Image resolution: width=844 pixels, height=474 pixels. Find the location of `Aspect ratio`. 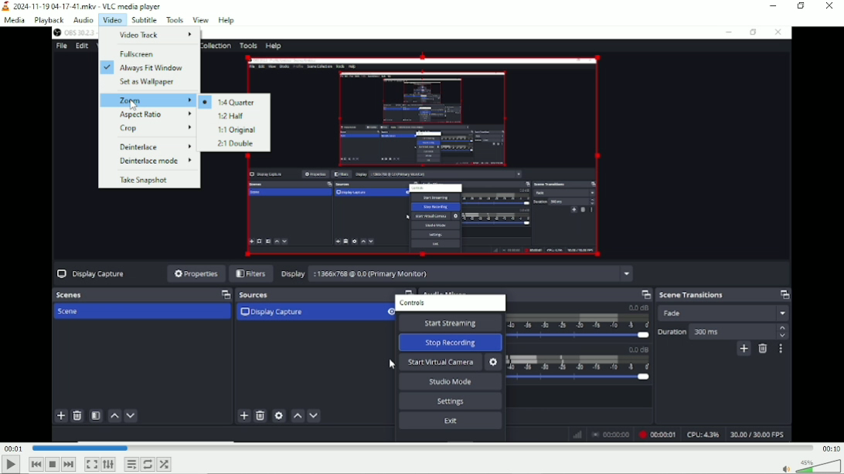

Aspect ratio is located at coordinates (155, 114).